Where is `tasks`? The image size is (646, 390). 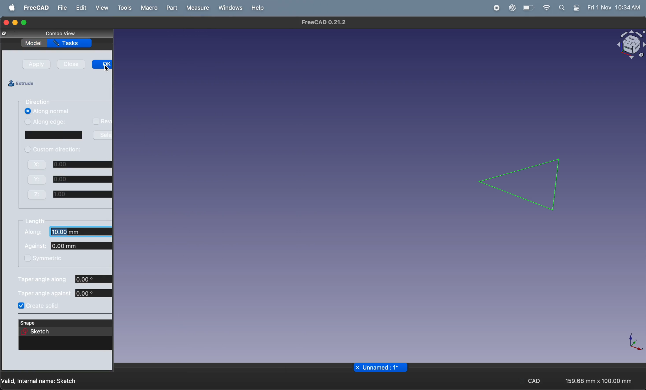
tasks is located at coordinates (67, 43).